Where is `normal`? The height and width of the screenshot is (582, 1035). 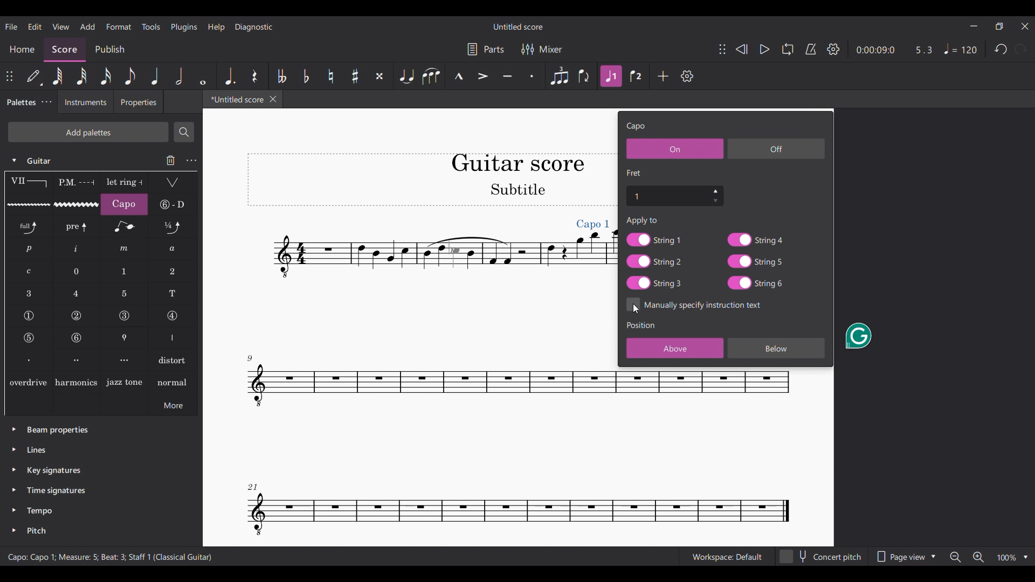
normal is located at coordinates (172, 382).